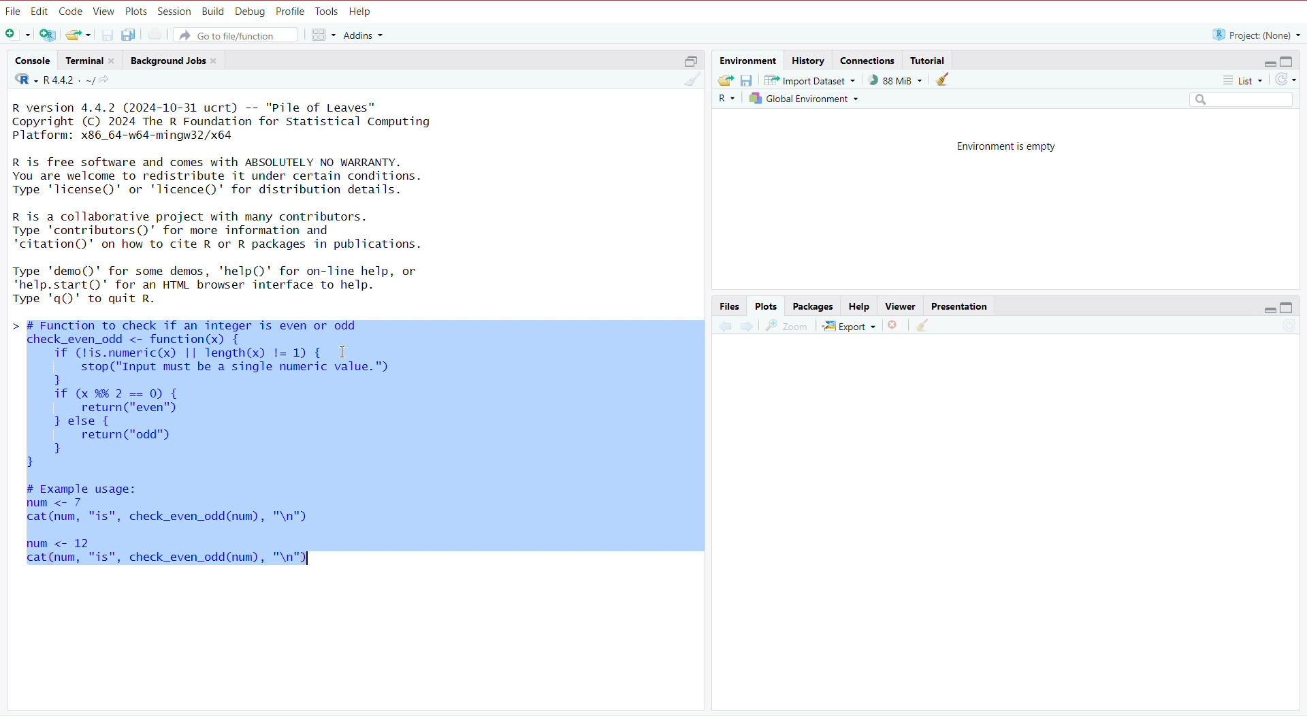 The image size is (1307, 716). Describe the element at coordinates (1286, 80) in the screenshot. I see `refresh list` at that location.